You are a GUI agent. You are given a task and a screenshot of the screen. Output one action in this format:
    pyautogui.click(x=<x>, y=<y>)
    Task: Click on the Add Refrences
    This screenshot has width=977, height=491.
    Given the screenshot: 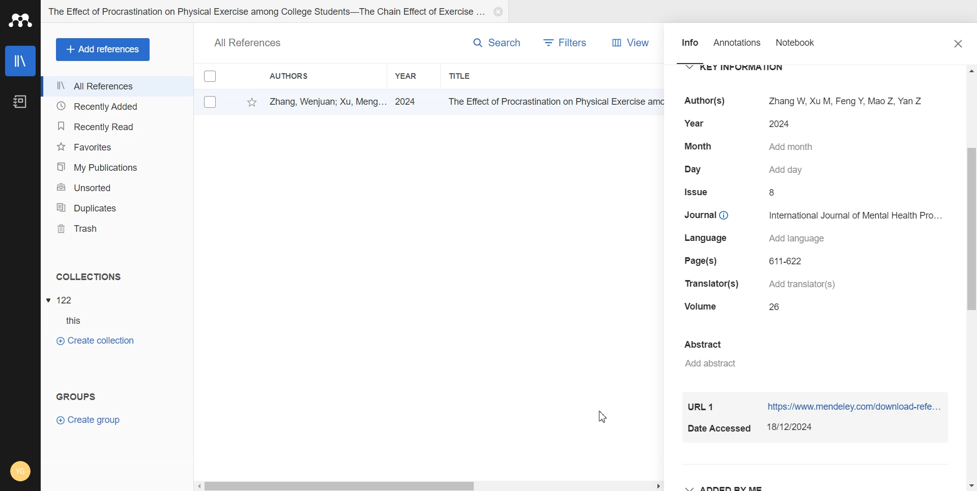 What is the action you would take?
    pyautogui.click(x=103, y=49)
    